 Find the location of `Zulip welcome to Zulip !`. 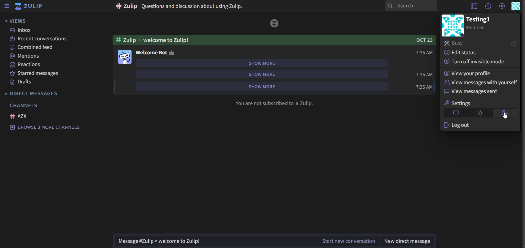

Zulip welcome to Zulip ! is located at coordinates (152, 39).